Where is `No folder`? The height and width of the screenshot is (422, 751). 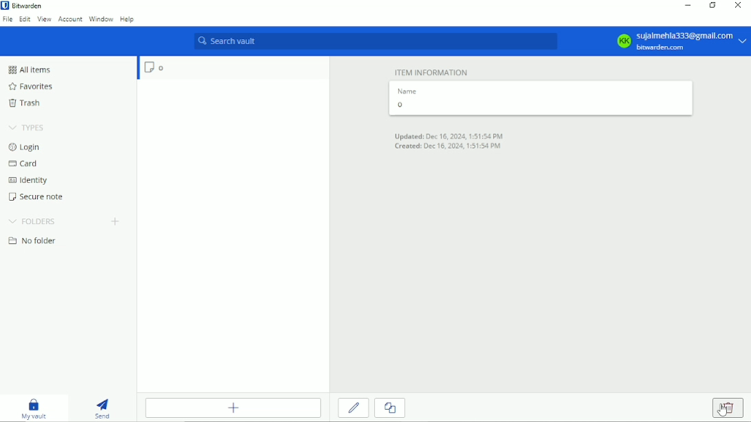 No folder is located at coordinates (31, 241).